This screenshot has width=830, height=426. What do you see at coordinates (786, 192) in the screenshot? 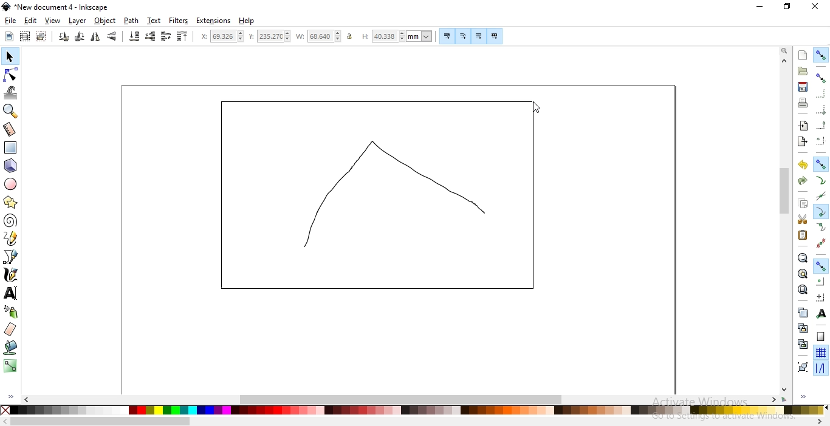
I see `scrollbar` at bounding box center [786, 192].